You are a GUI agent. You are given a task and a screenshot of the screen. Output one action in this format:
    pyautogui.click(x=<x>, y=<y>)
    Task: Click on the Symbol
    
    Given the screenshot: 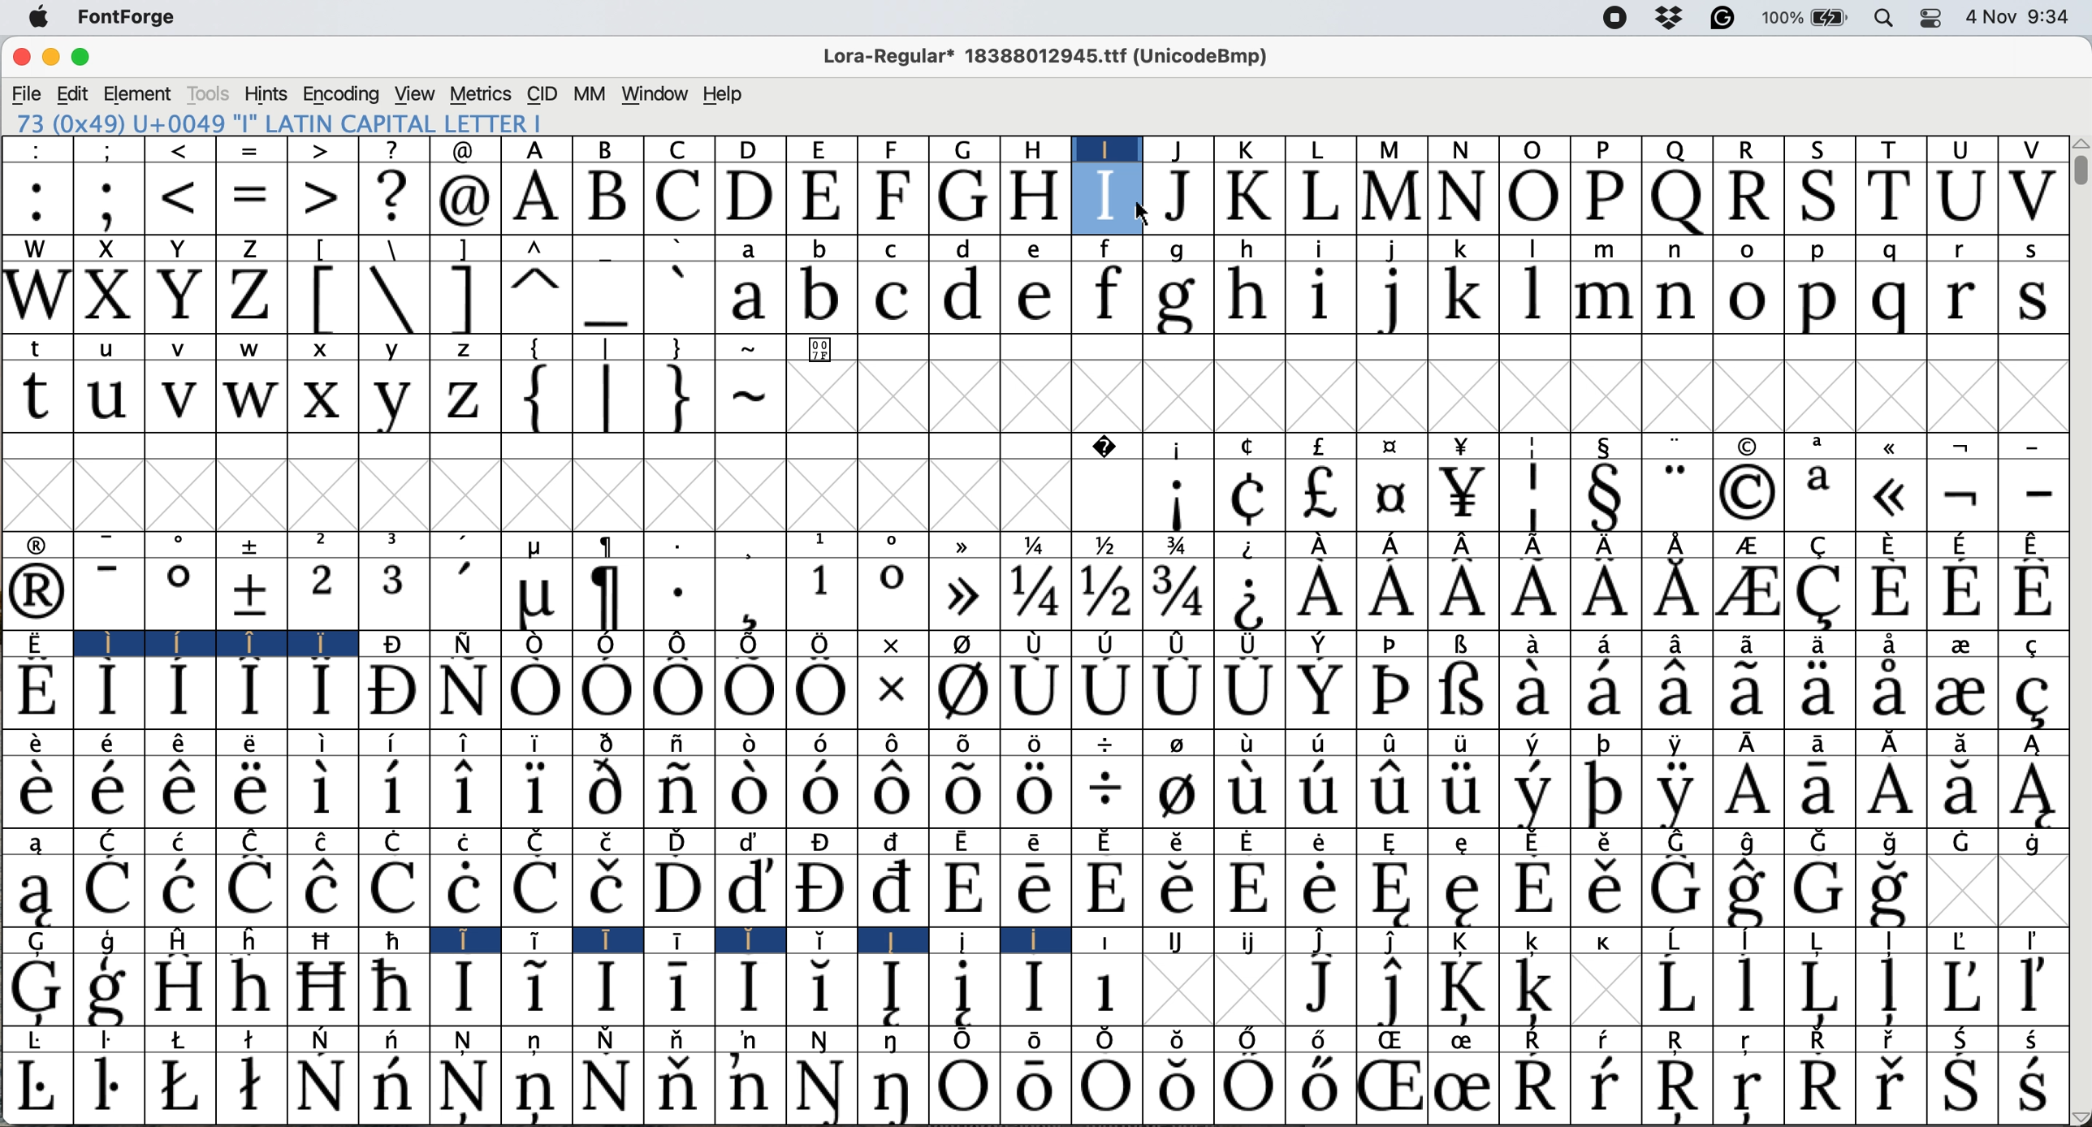 What is the action you would take?
    pyautogui.click(x=32, y=989)
    